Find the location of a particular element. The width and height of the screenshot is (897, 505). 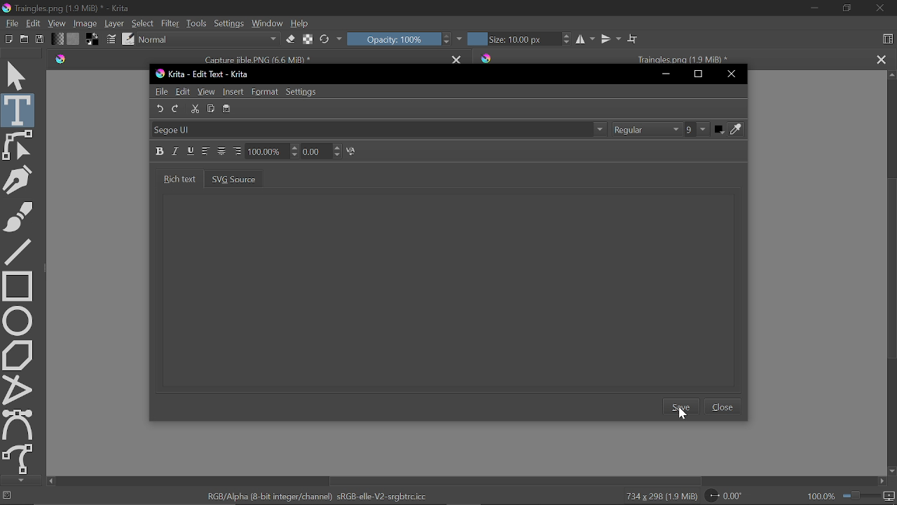

9 is located at coordinates (697, 130).